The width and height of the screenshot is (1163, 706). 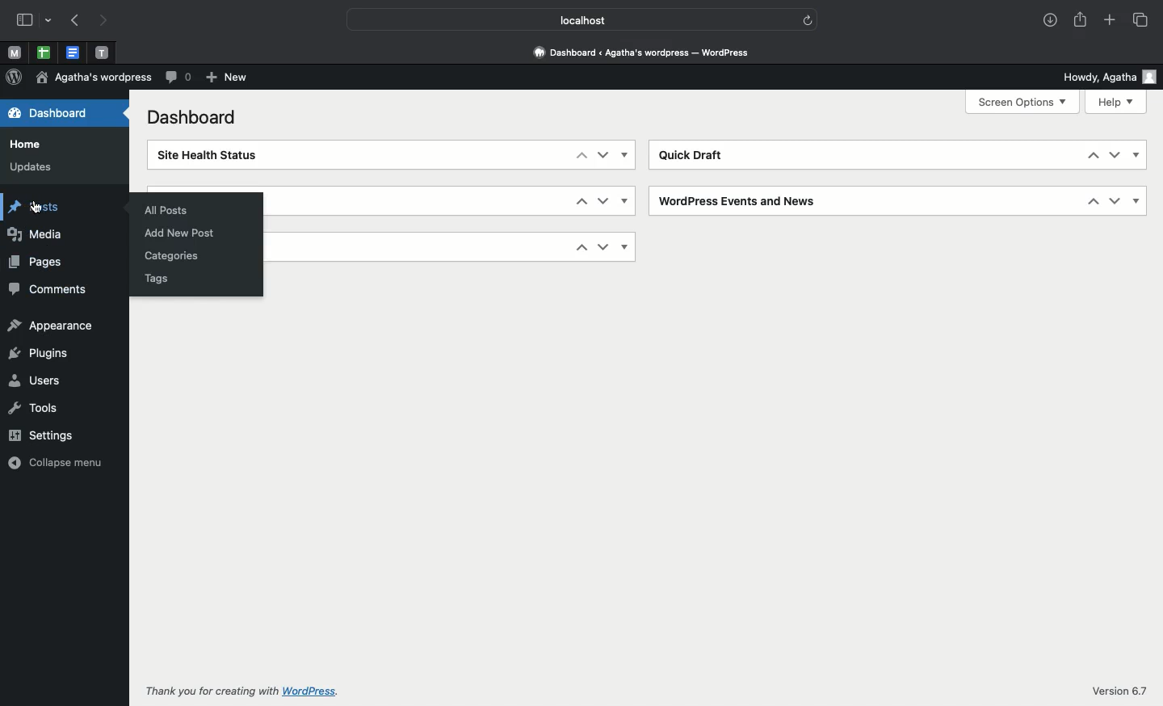 What do you see at coordinates (1024, 102) in the screenshot?
I see `Screen options` at bounding box center [1024, 102].